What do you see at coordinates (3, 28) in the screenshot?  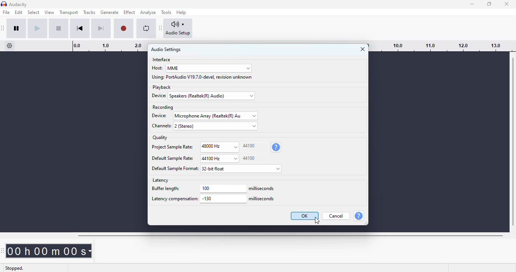 I see `audacity transport toolbar` at bounding box center [3, 28].